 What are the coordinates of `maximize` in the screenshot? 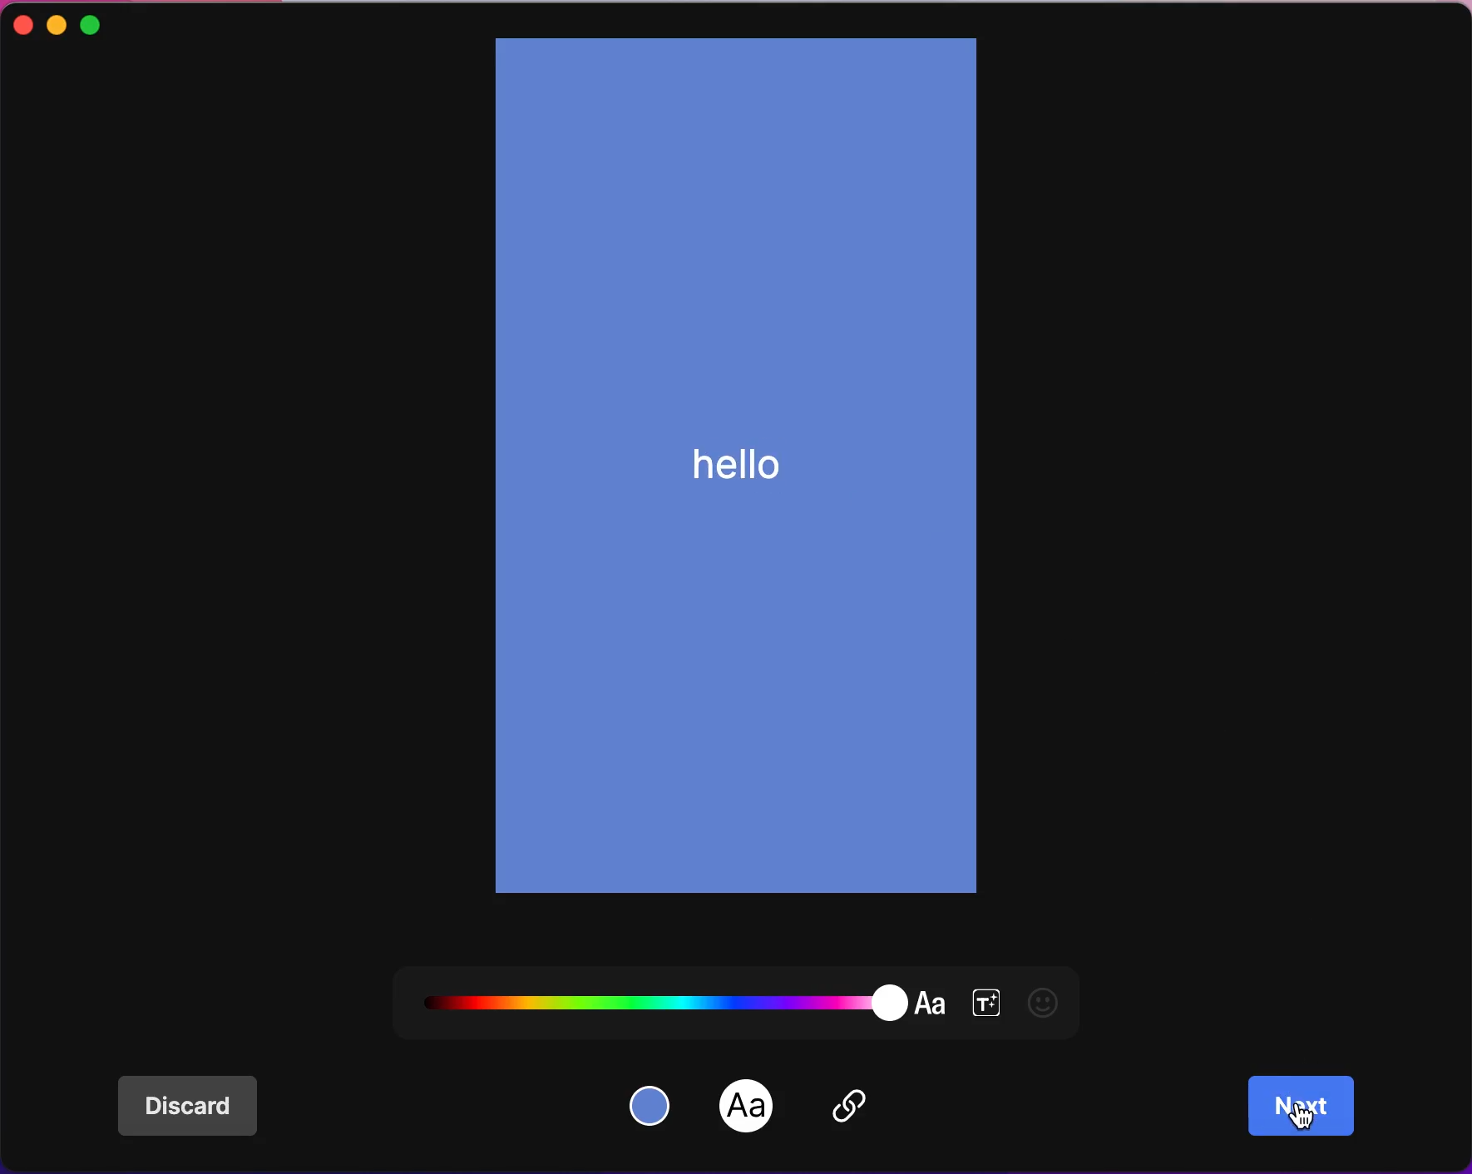 It's located at (110, 22).